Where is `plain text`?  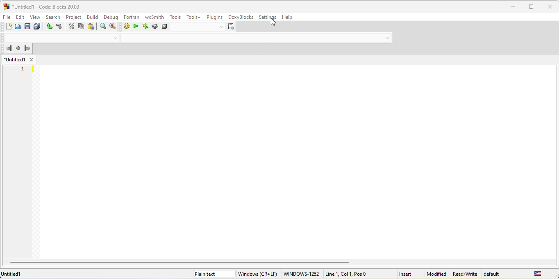
plain text is located at coordinates (214, 274).